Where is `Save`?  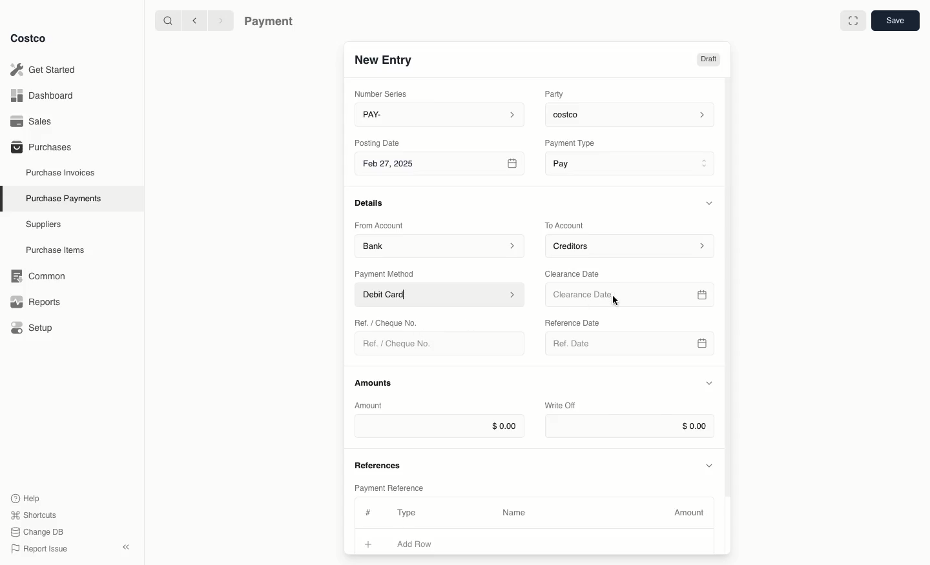 Save is located at coordinates (894, 20).